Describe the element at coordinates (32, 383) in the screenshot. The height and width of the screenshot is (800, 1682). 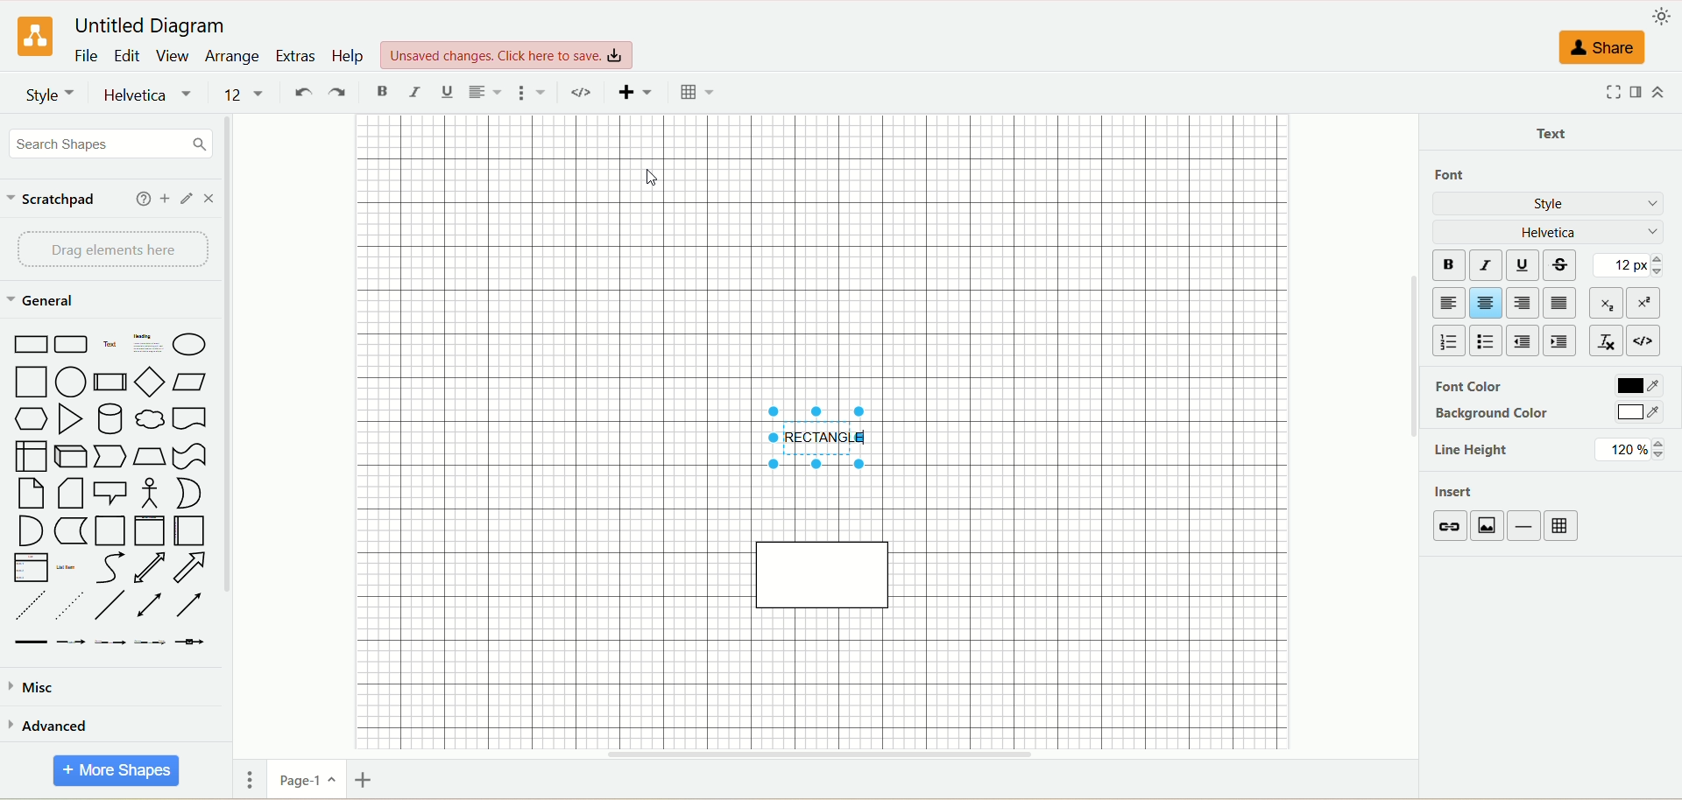
I see `square` at that location.